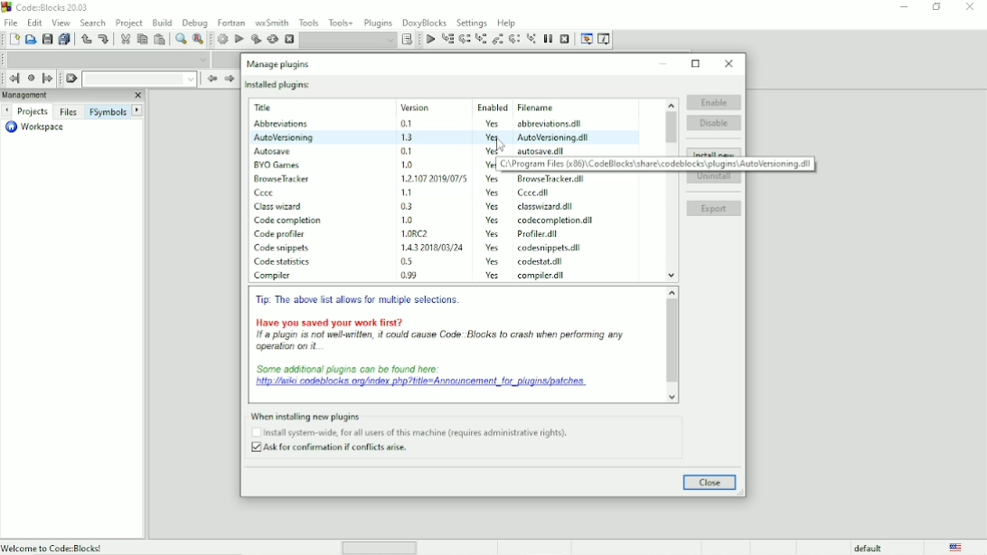 This screenshot has height=555, width=987. What do you see at coordinates (275, 277) in the screenshot?
I see `Compiler` at bounding box center [275, 277].